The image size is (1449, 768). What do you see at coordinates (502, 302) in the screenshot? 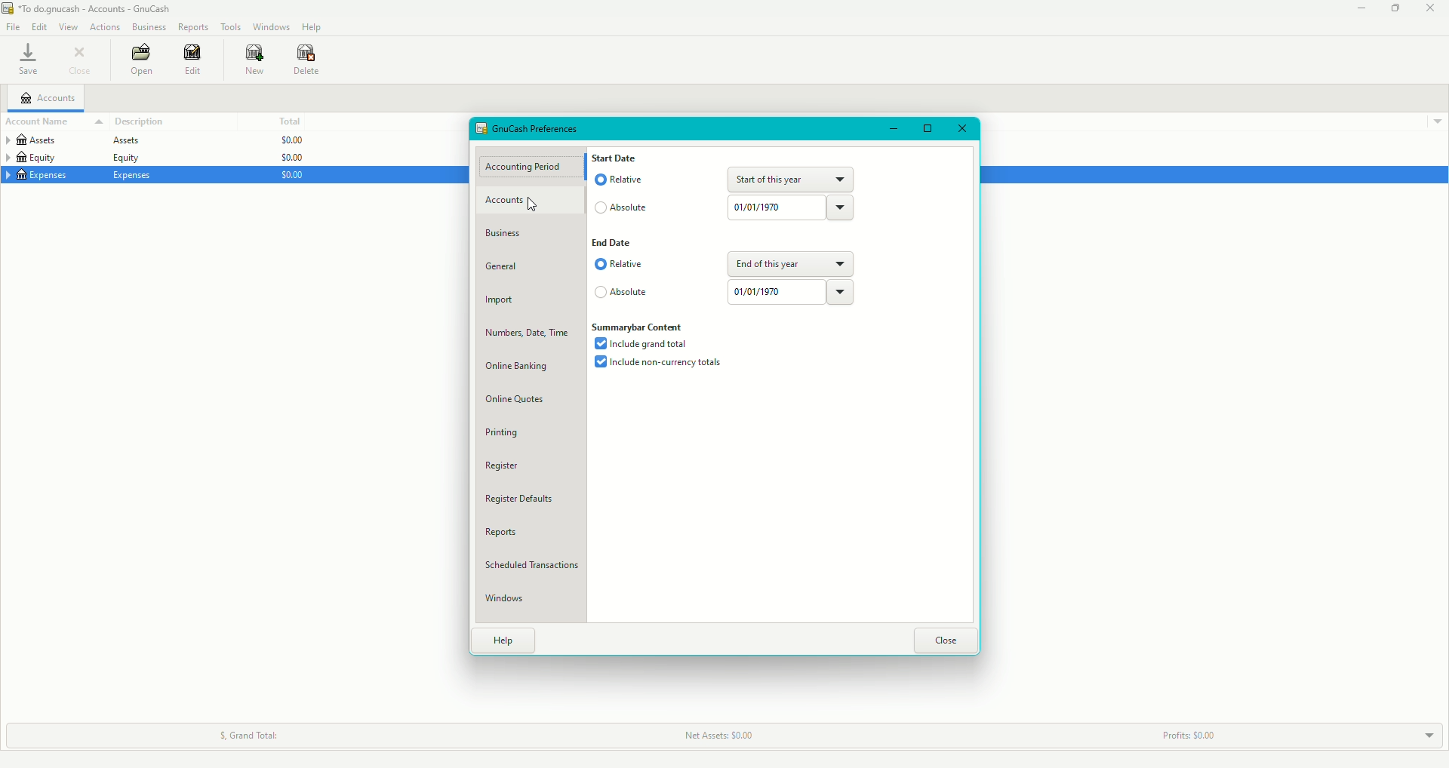
I see `Import` at bounding box center [502, 302].